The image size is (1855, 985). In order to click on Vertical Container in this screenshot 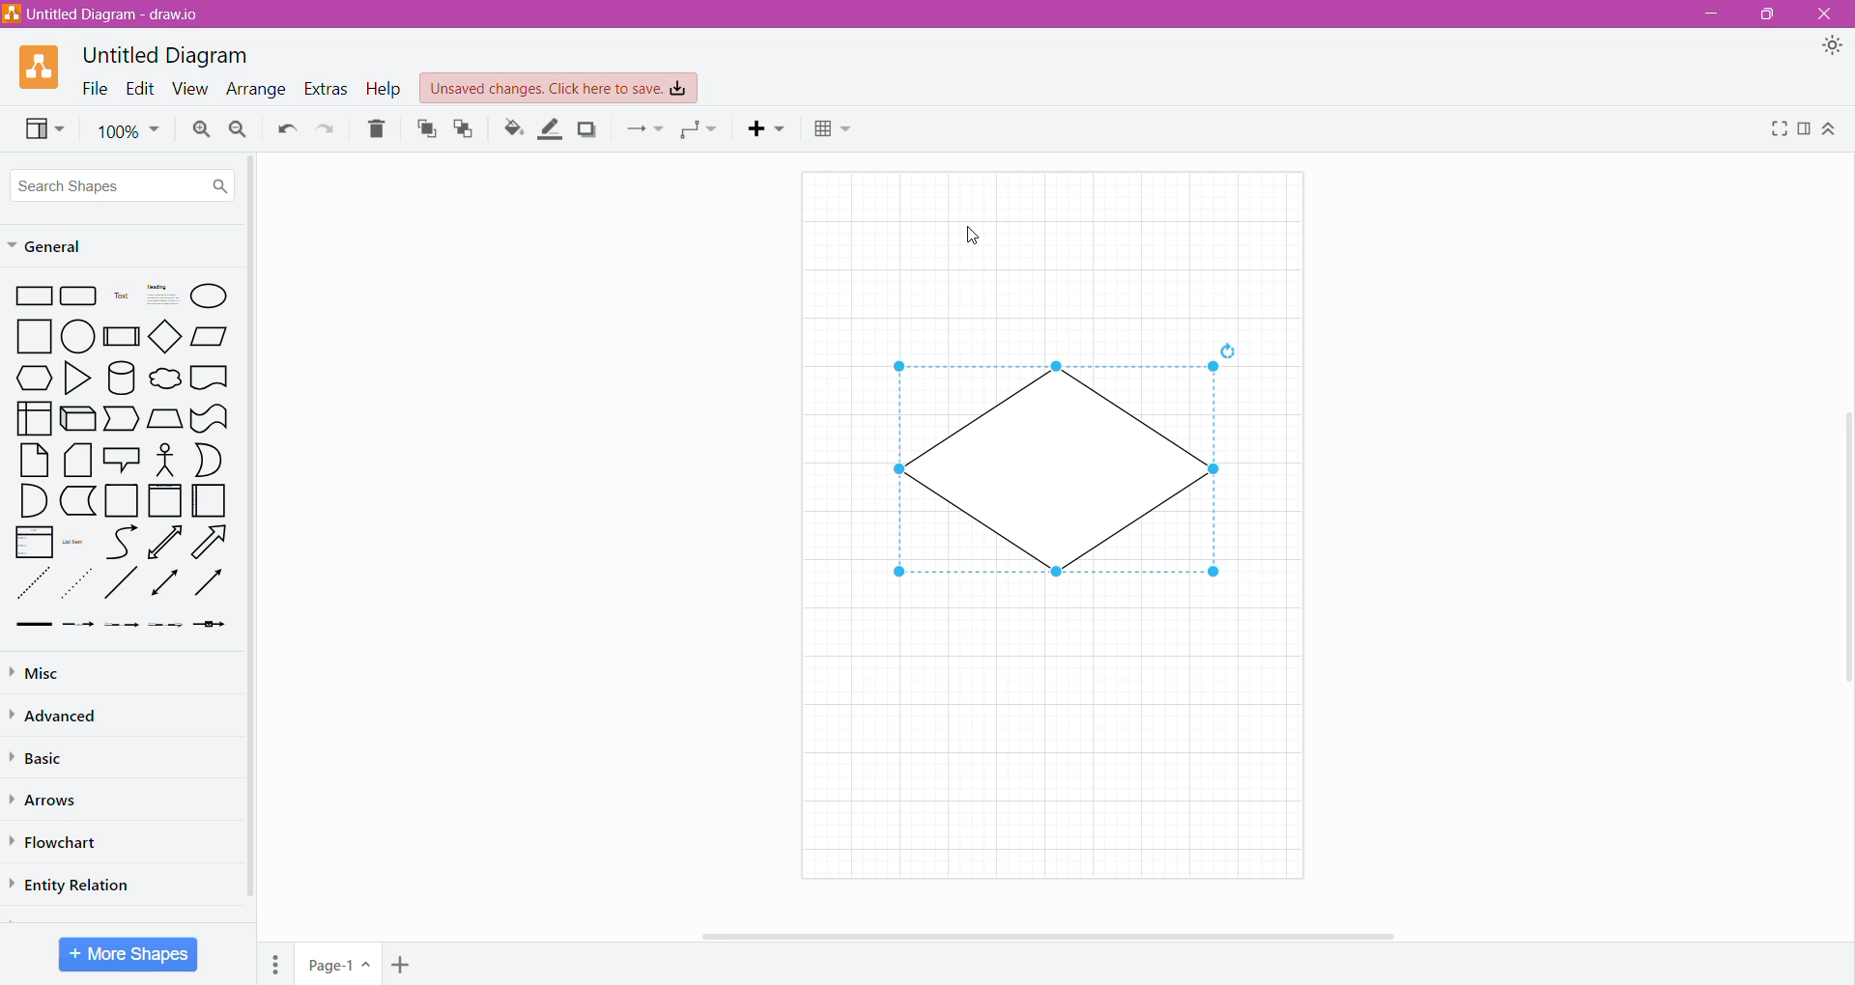, I will do `click(164, 502)`.